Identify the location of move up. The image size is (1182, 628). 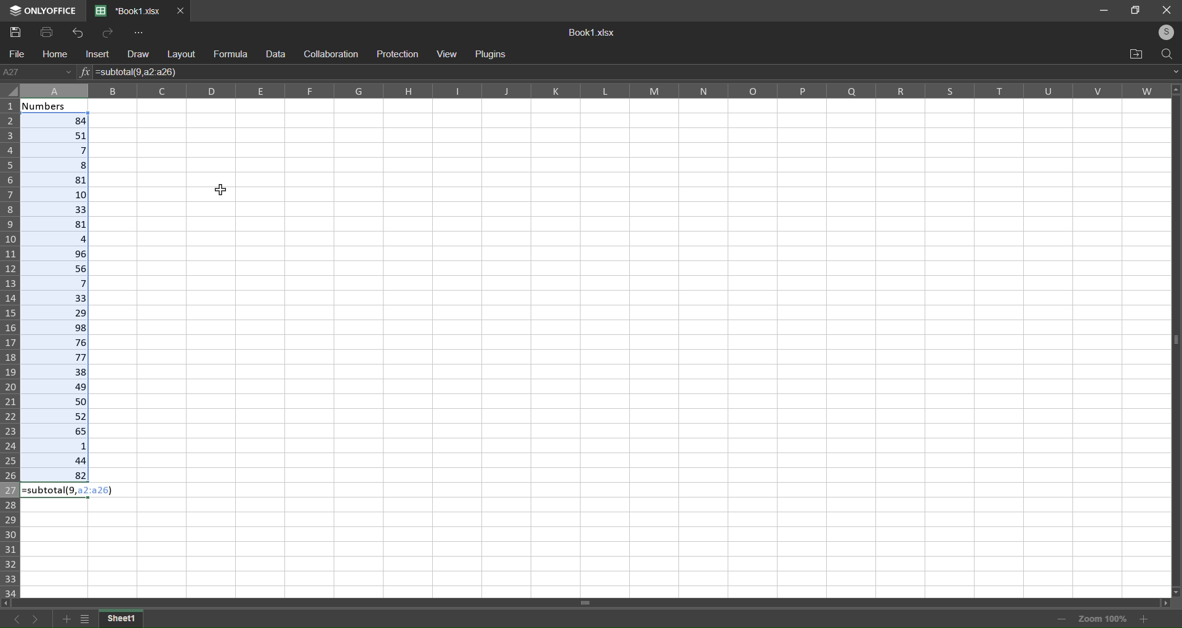
(1174, 89).